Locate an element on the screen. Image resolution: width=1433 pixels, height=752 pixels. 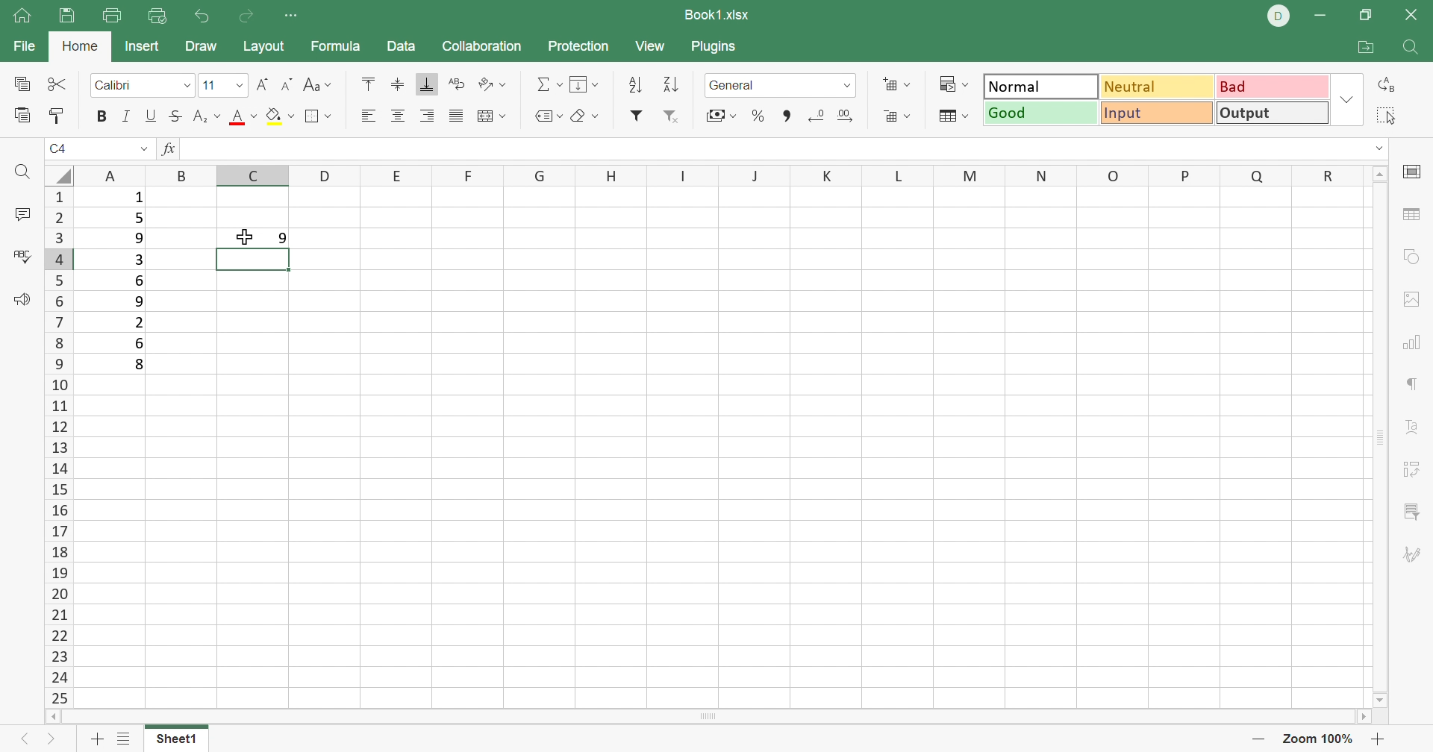
Scroll Bar is located at coordinates (1374, 436).